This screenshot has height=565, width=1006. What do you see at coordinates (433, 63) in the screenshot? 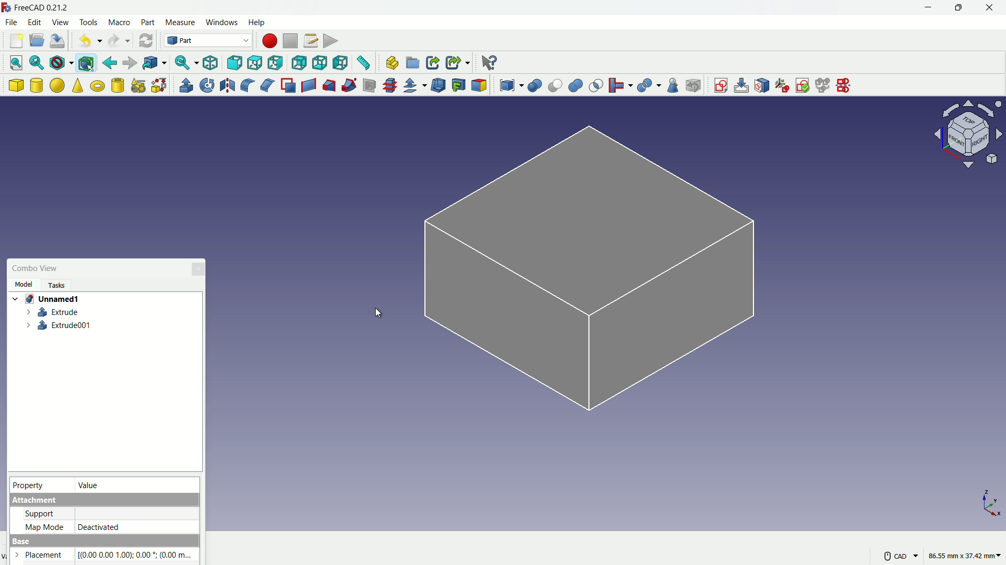
I see `create link` at bounding box center [433, 63].